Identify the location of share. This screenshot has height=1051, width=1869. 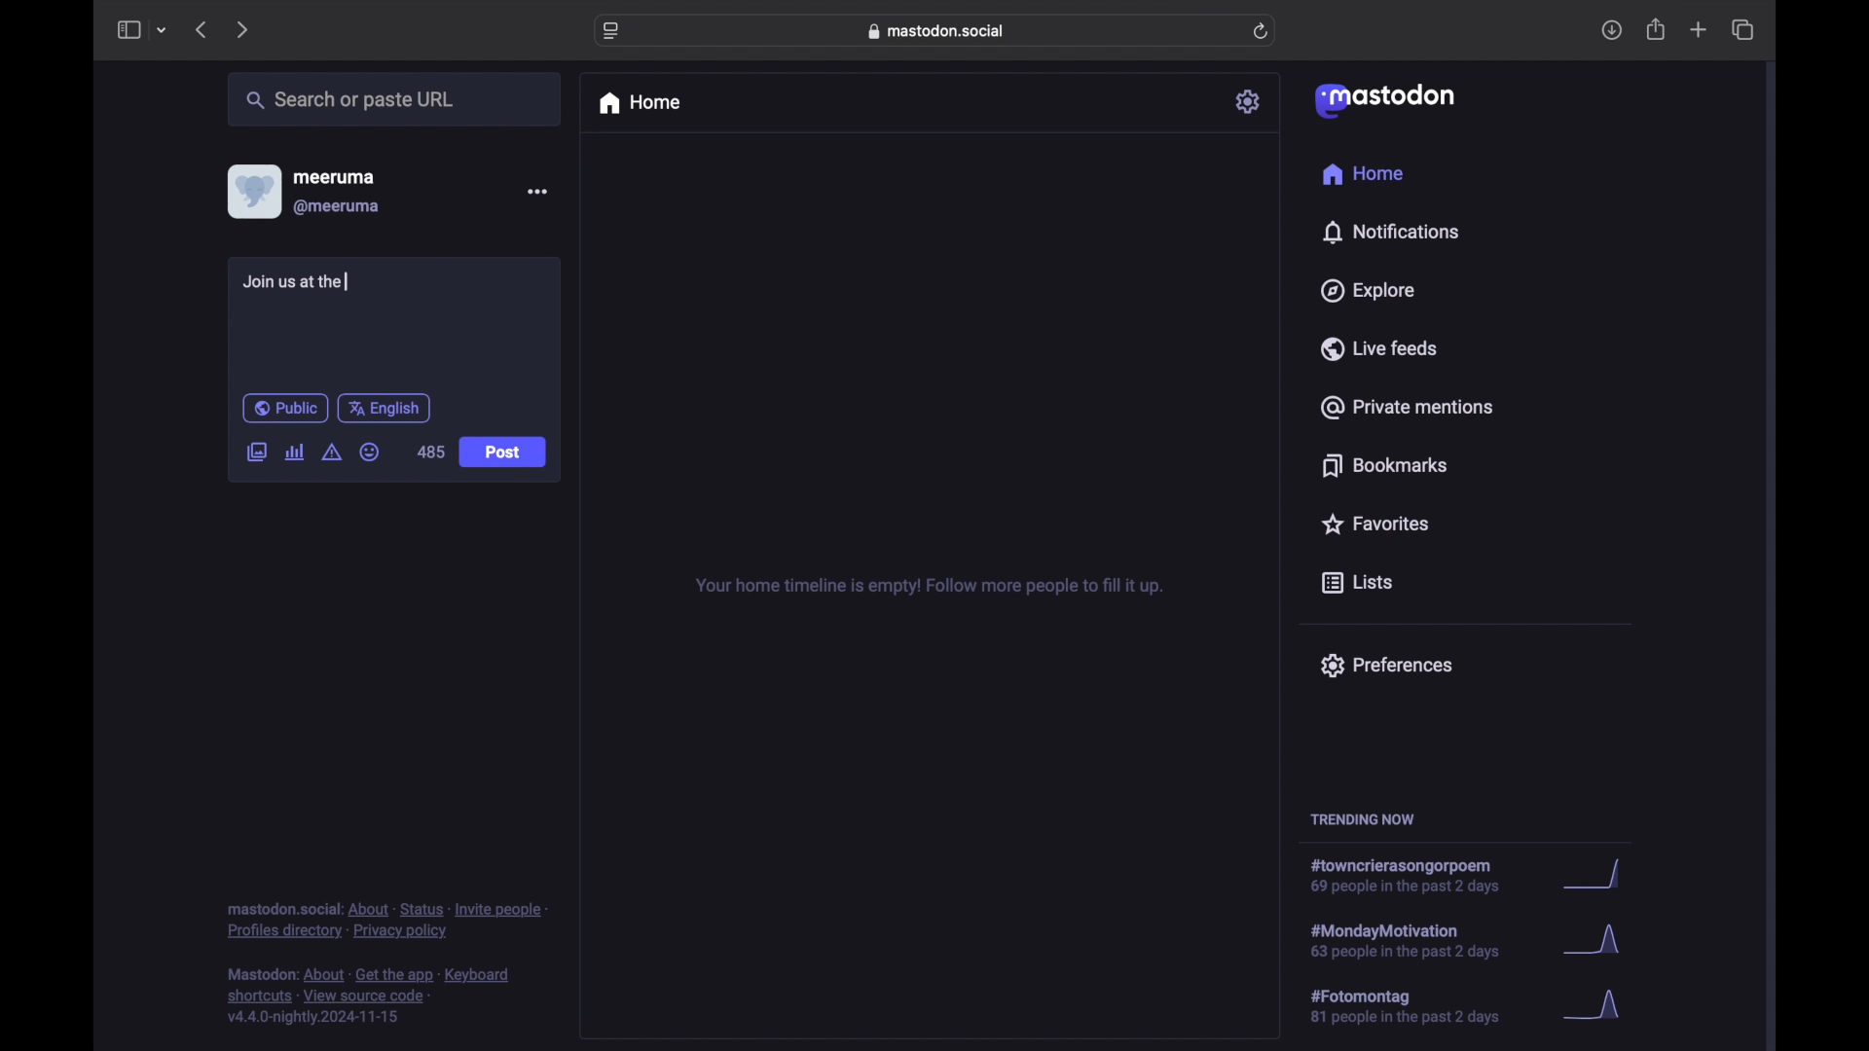
(1657, 30).